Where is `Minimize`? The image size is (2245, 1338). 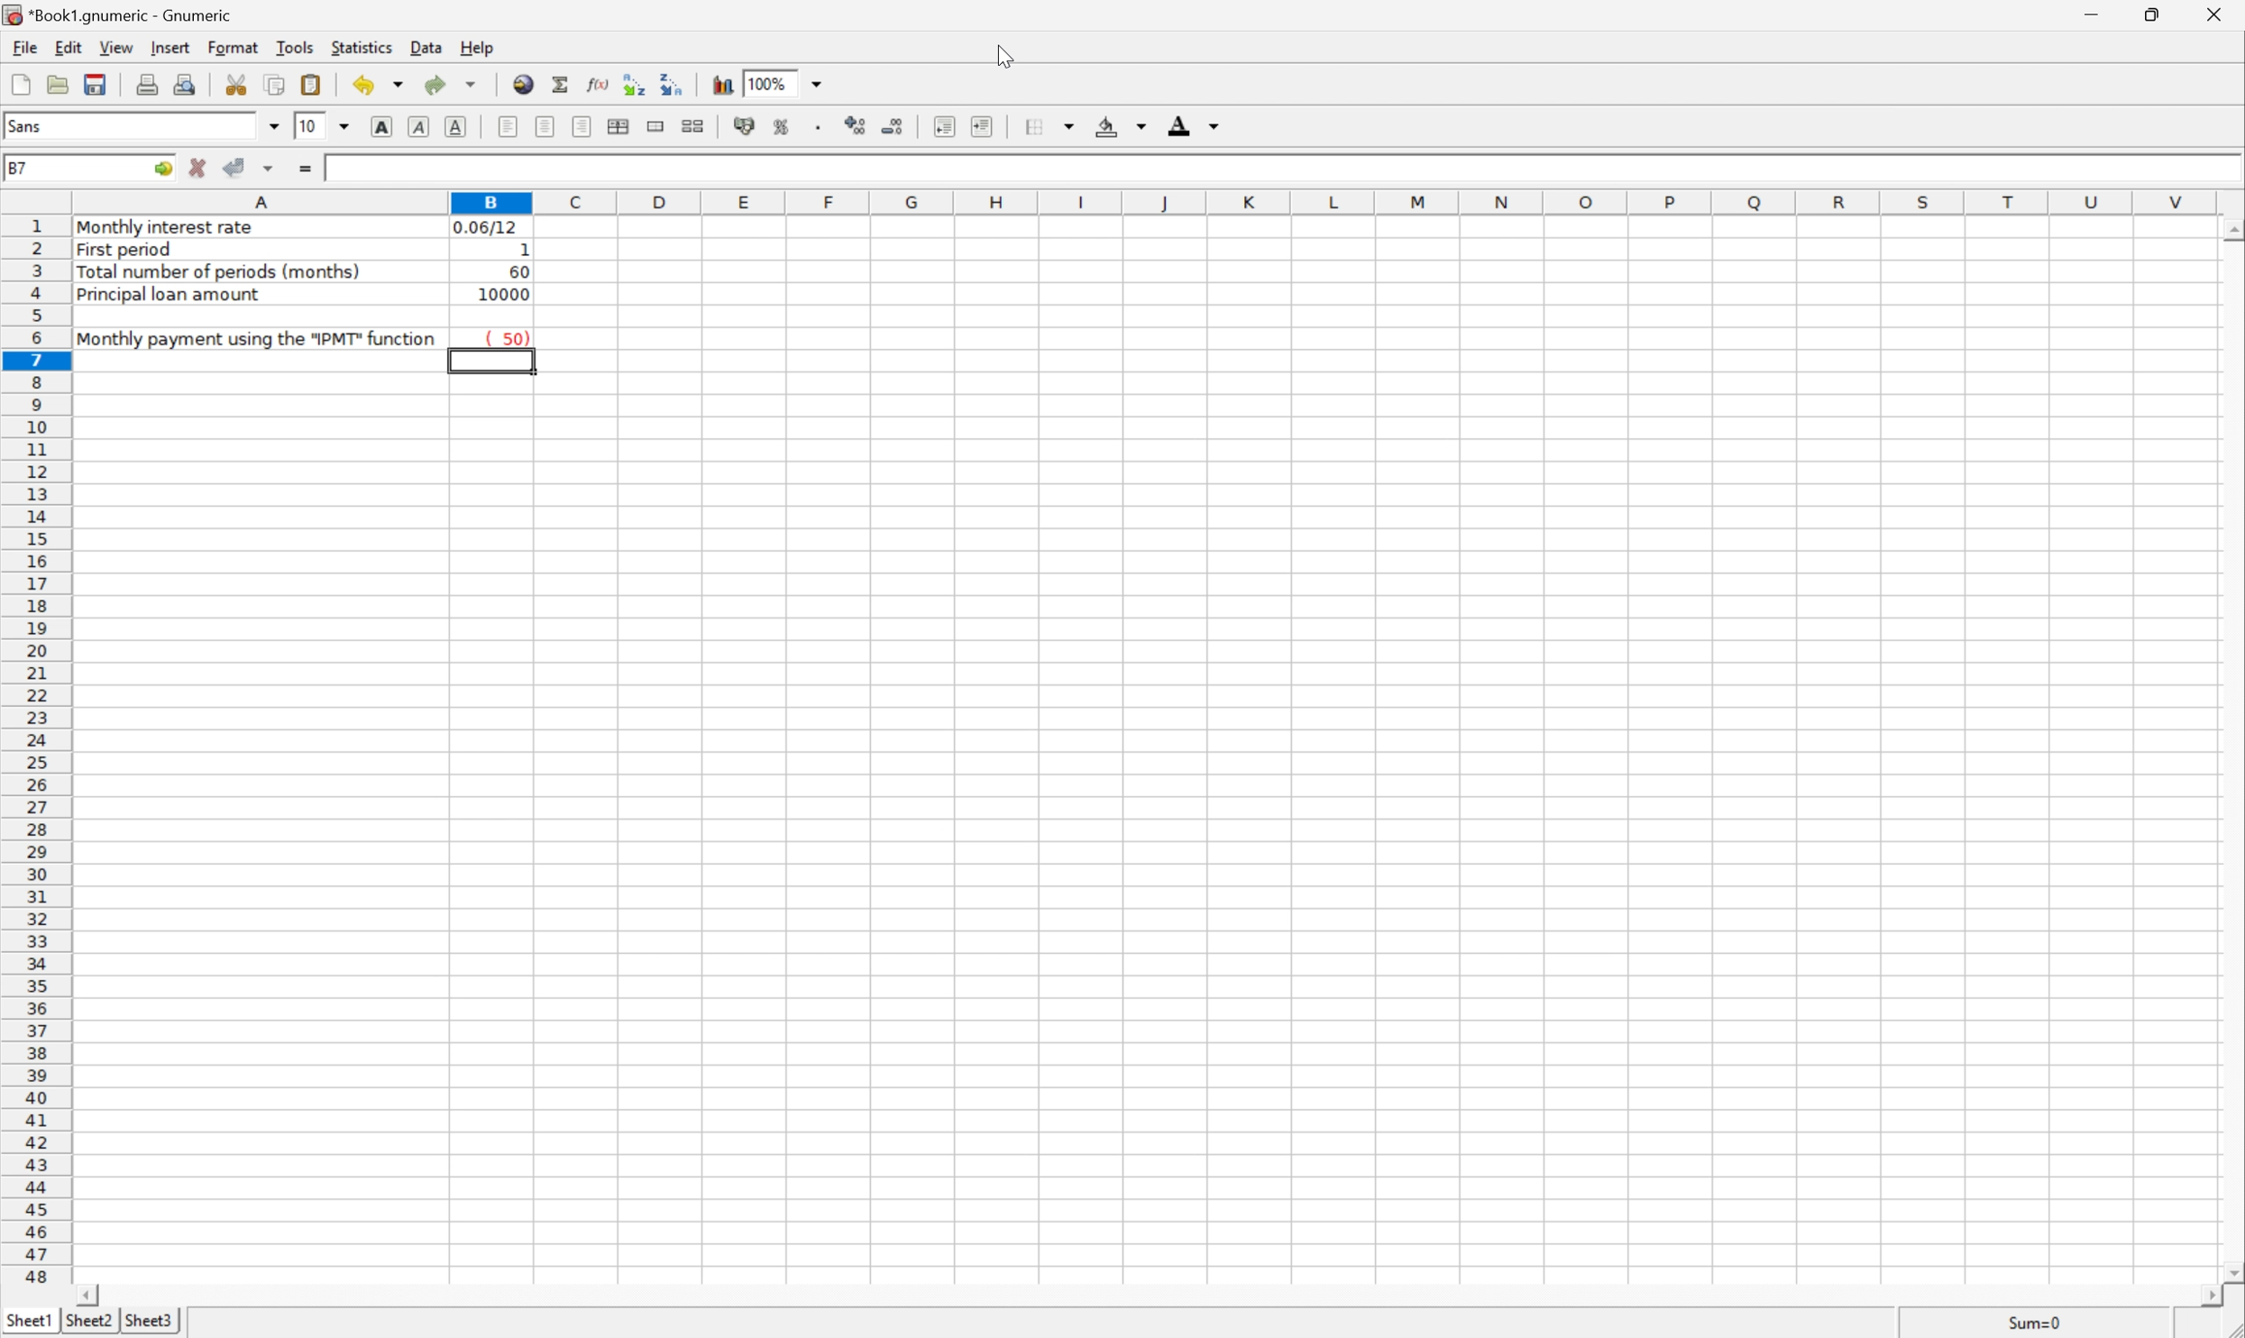
Minimize is located at coordinates (2085, 14).